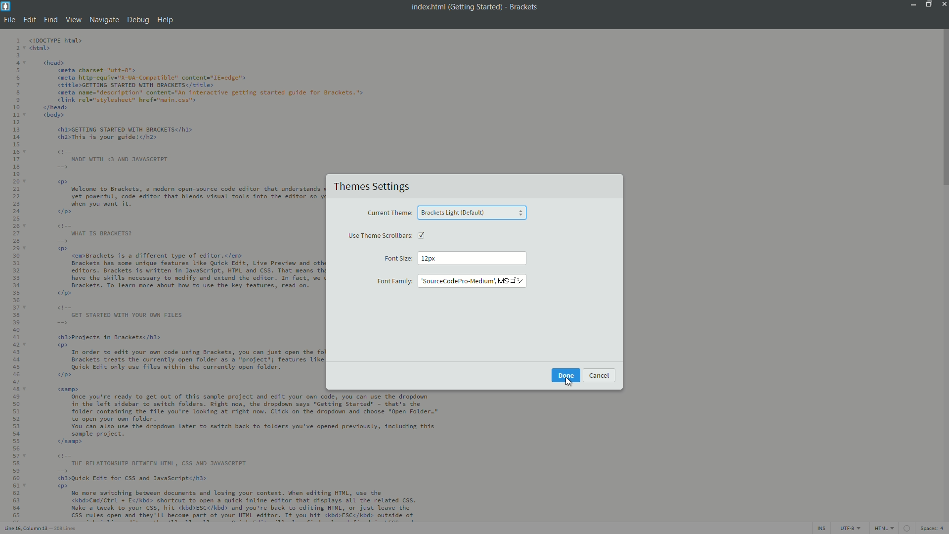 This screenshot has width=949, height=534. Describe the element at coordinates (911, 4) in the screenshot. I see `minimize` at that location.